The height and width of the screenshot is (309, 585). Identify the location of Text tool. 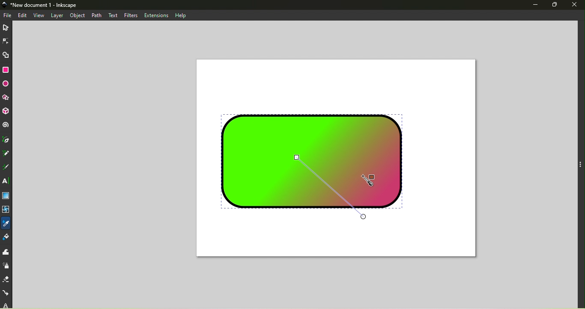
(6, 181).